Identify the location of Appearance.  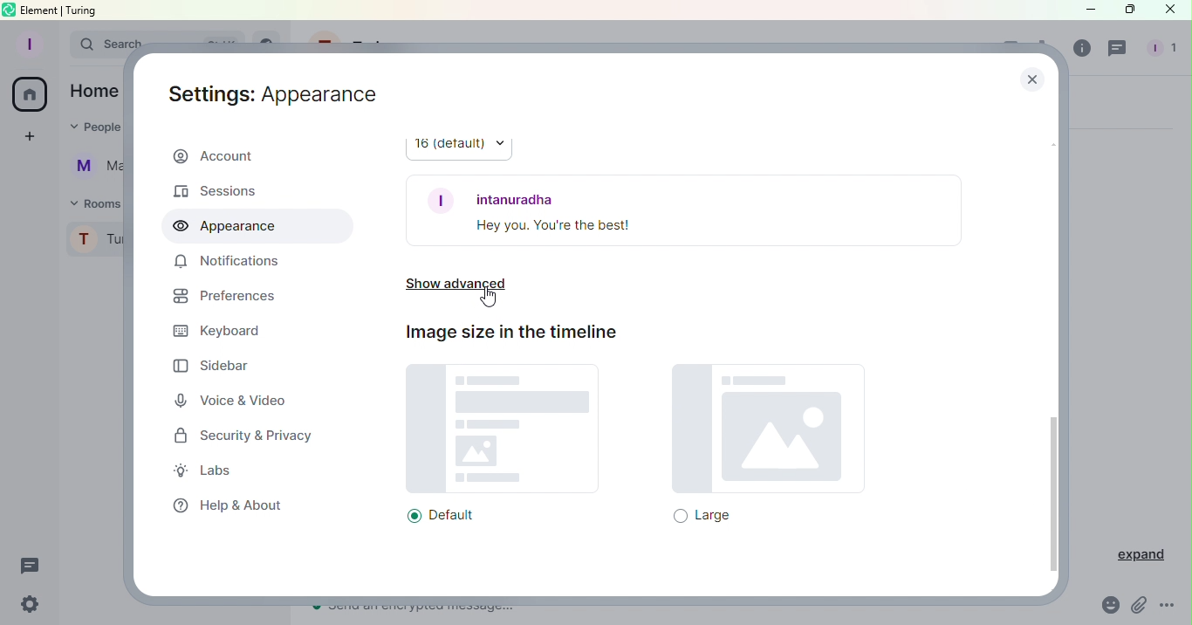
(227, 227).